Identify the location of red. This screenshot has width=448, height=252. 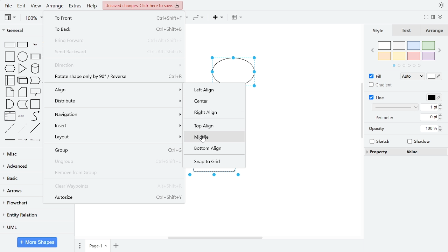
(414, 56).